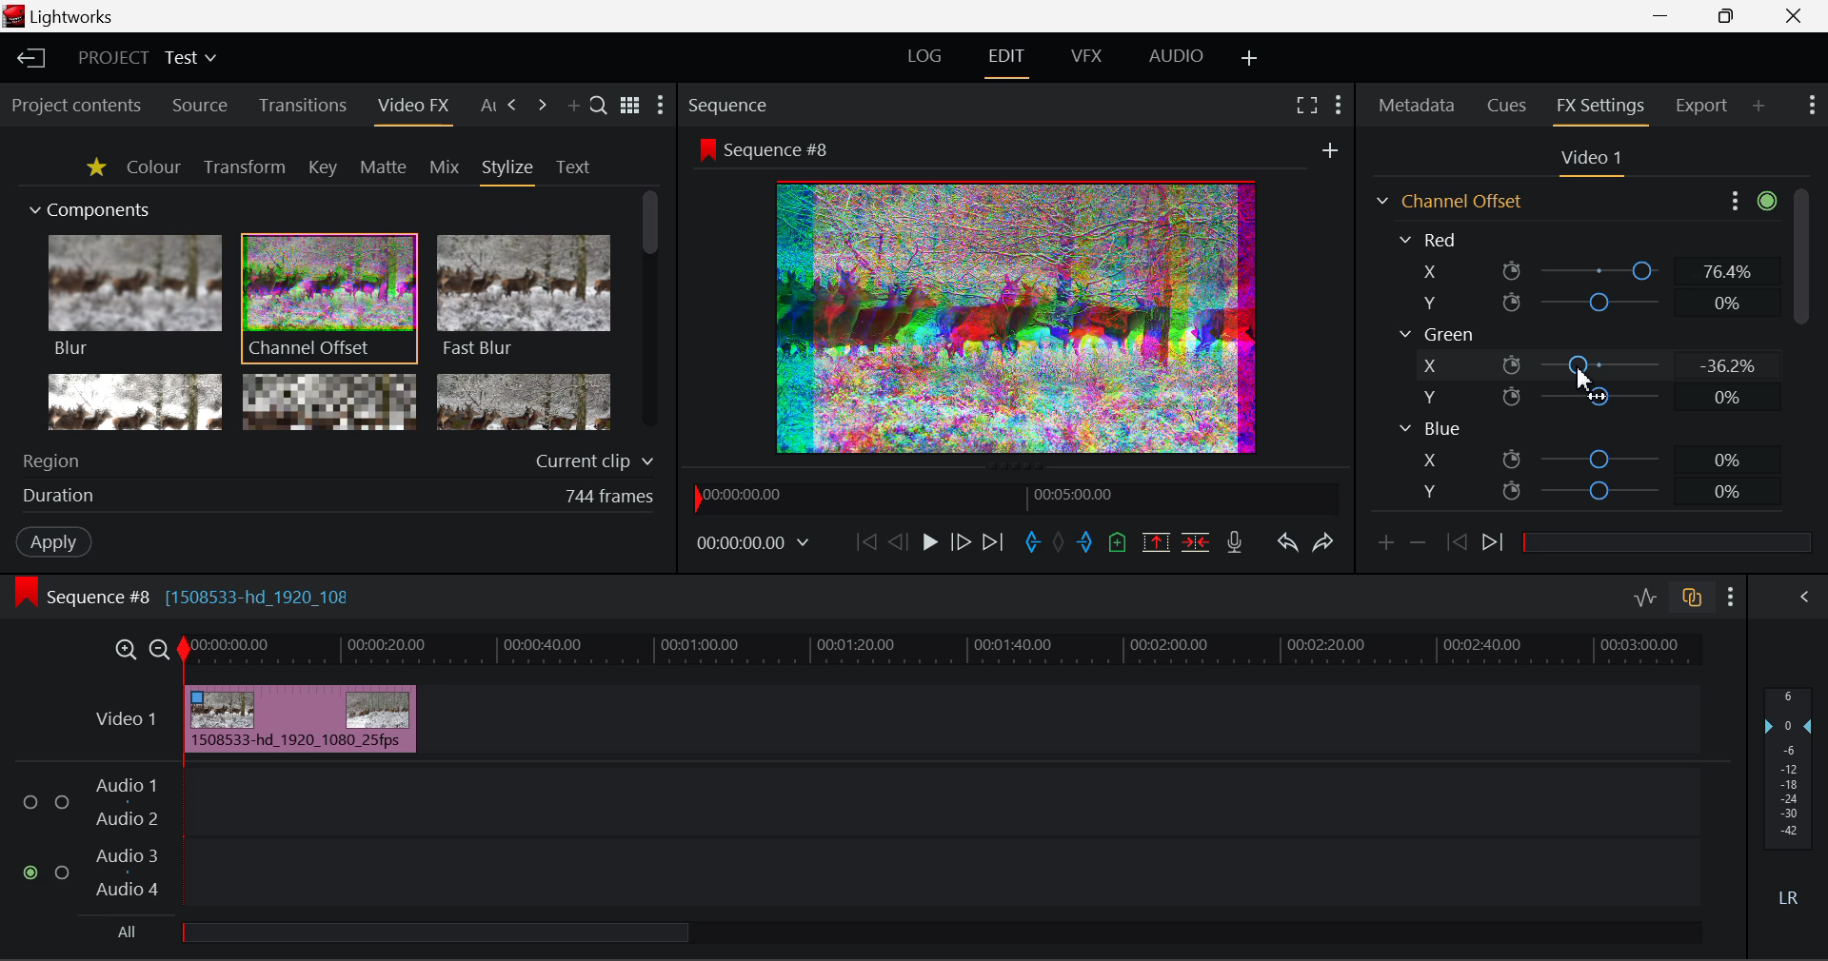 This screenshot has height=961, width=1828. I want to click on Back to Homepage, so click(30, 59).